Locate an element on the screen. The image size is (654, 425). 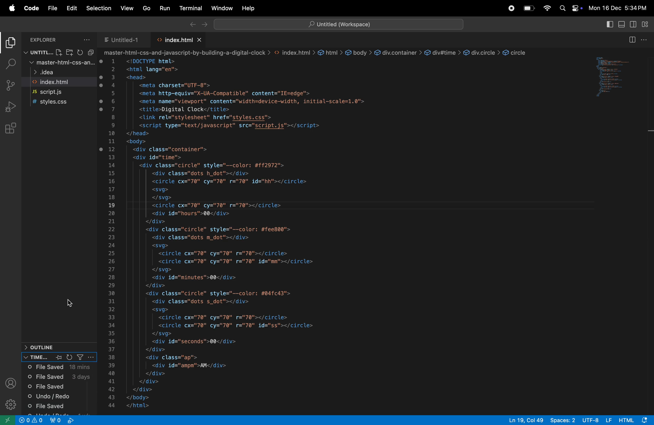
Ln 19, Col 49 is located at coordinates (525, 420).